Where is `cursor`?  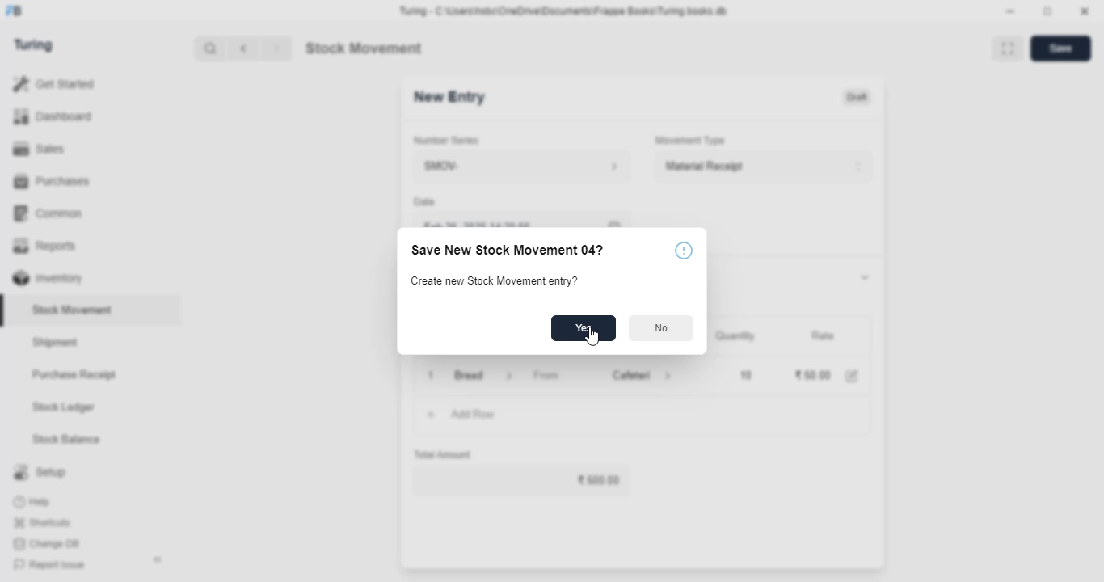 cursor is located at coordinates (592, 337).